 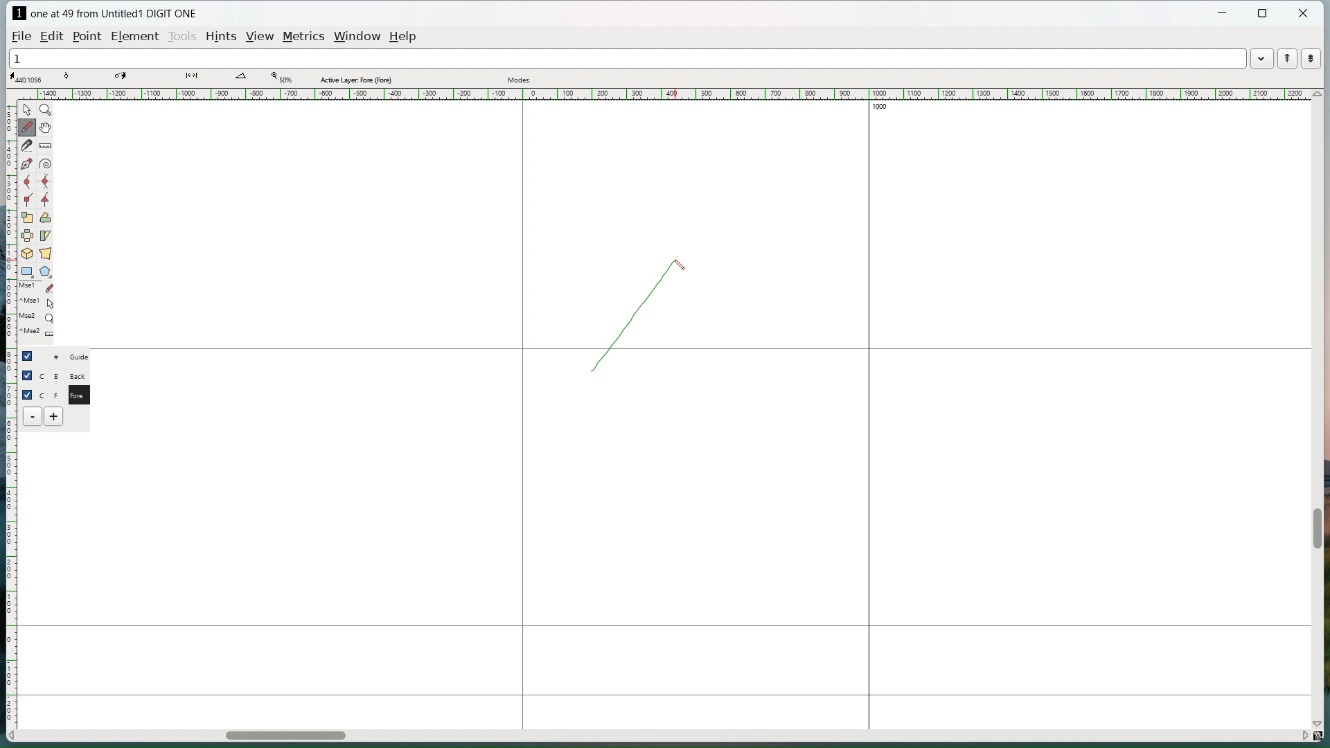 I want to click on checkbox, so click(x=30, y=355).